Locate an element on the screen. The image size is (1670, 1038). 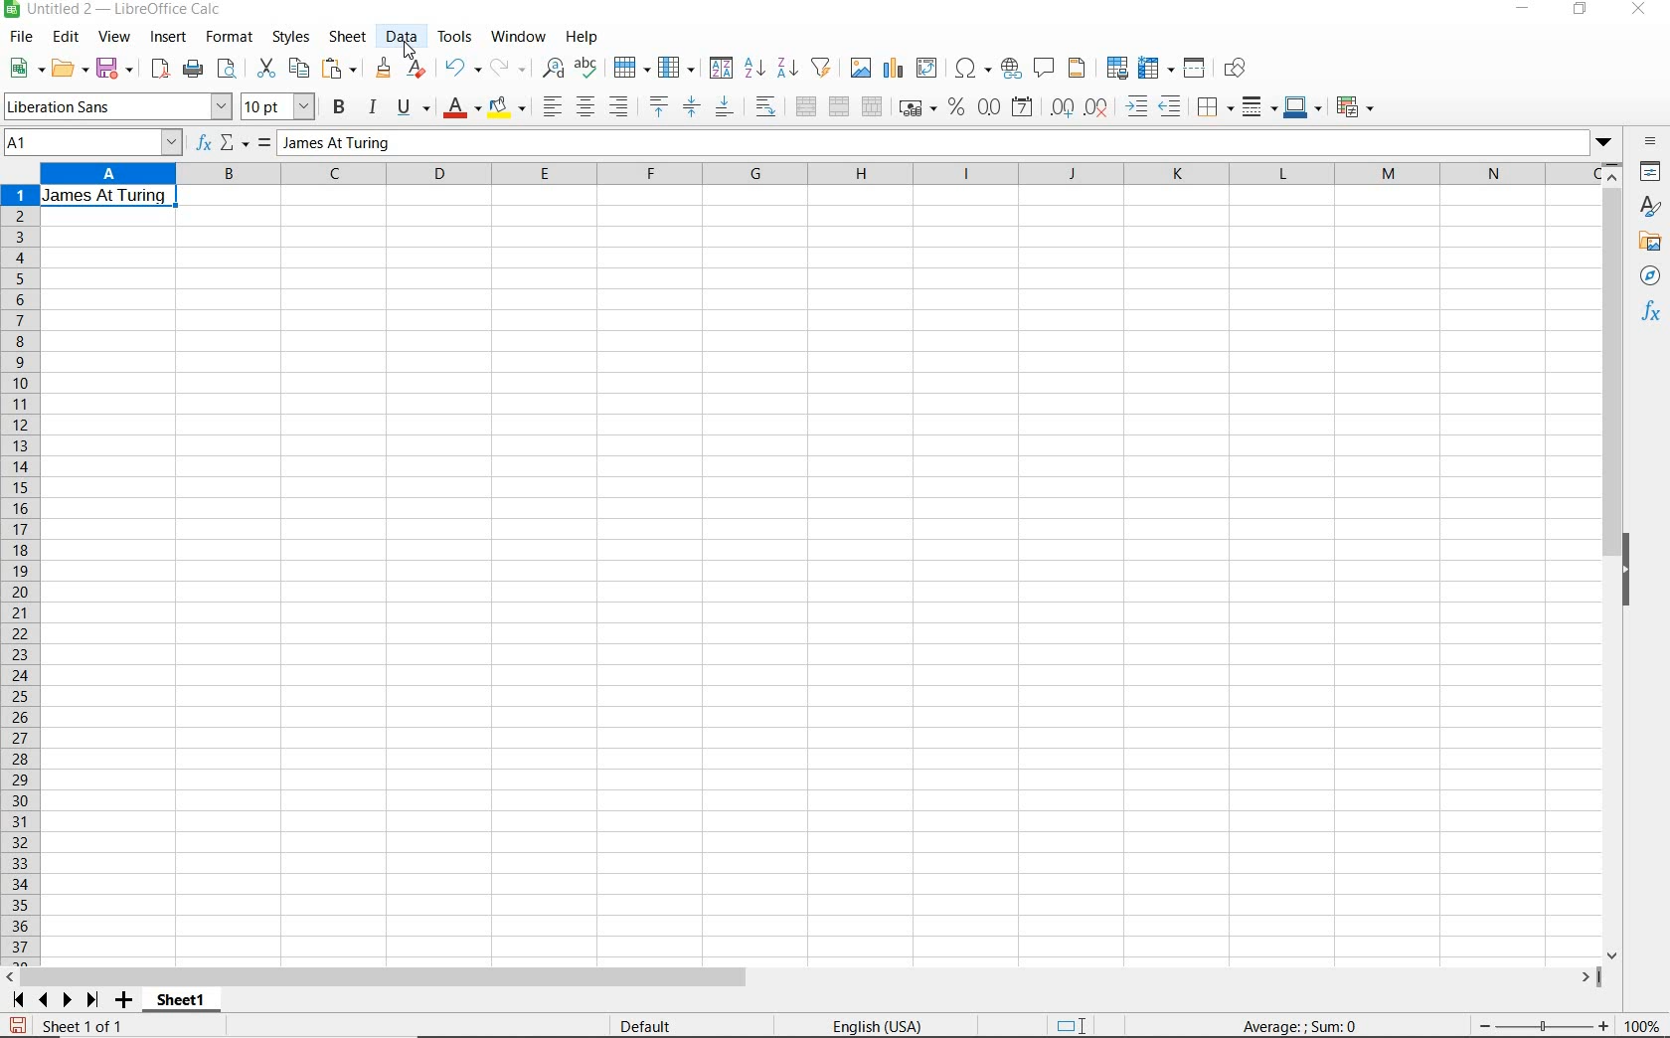
row is located at coordinates (632, 67).